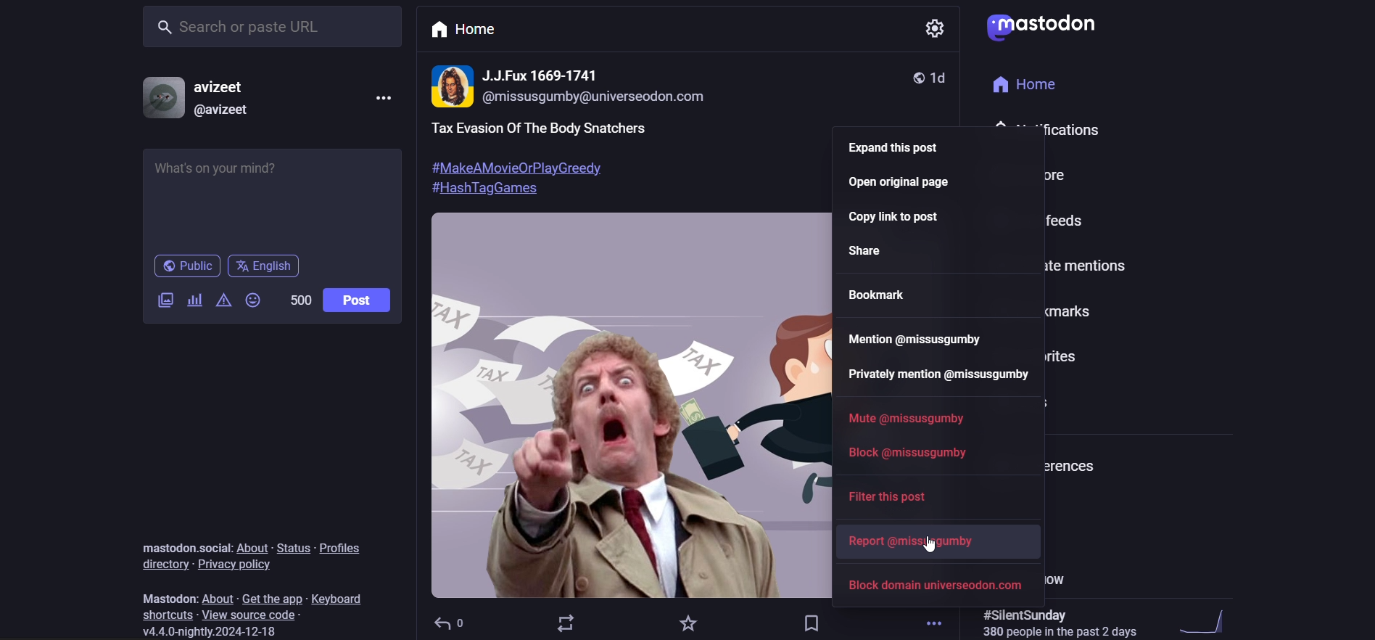 The height and width of the screenshot is (640, 1375). I want to click on source code, so click(252, 614).